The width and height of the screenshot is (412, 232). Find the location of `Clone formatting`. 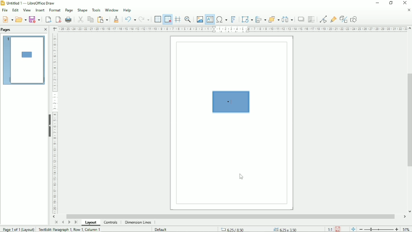

Clone formatting is located at coordinates (117, 19).